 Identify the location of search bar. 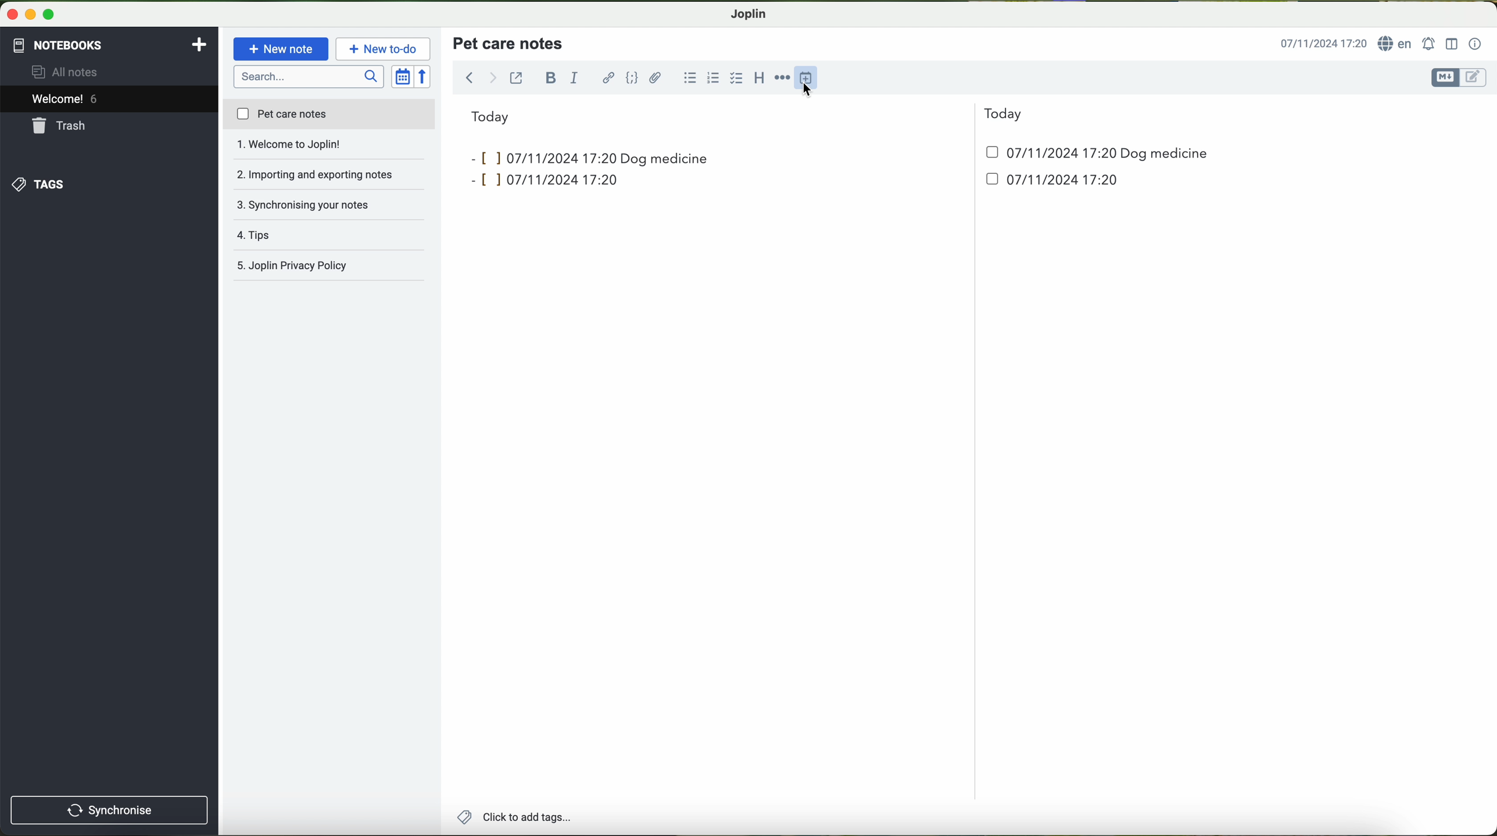
(310, 76).